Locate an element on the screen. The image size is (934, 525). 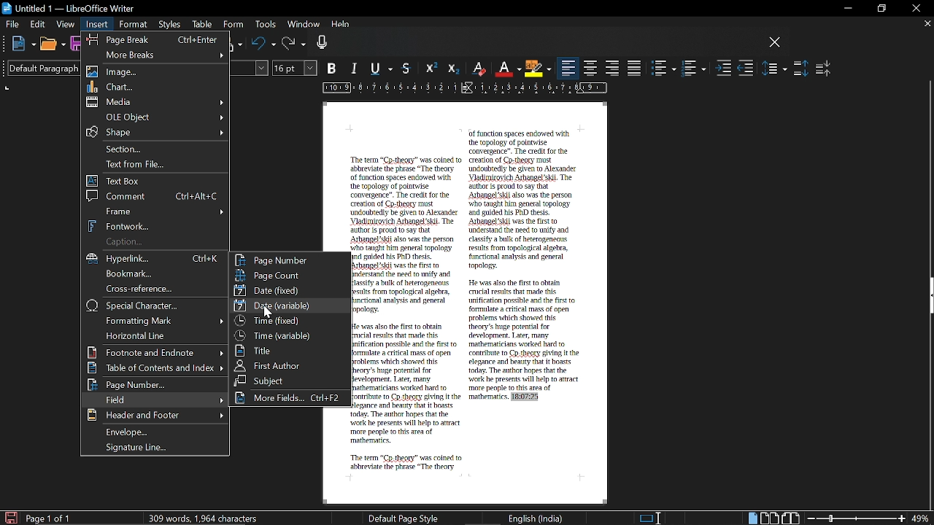
Insert is located at coordinates (98, 25).